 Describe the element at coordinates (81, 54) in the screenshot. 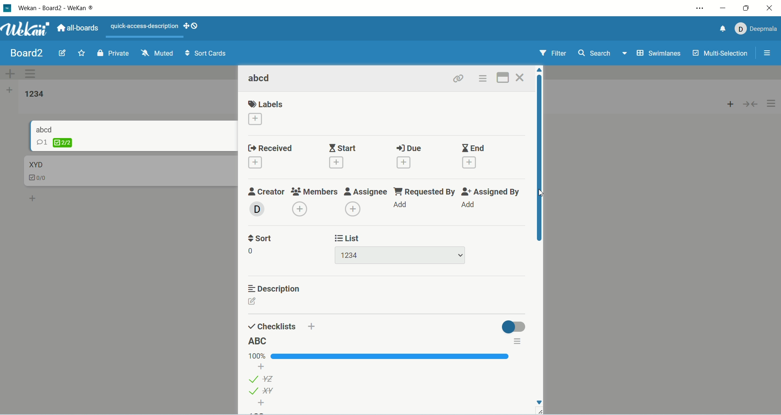

I see `favorite` at that location.